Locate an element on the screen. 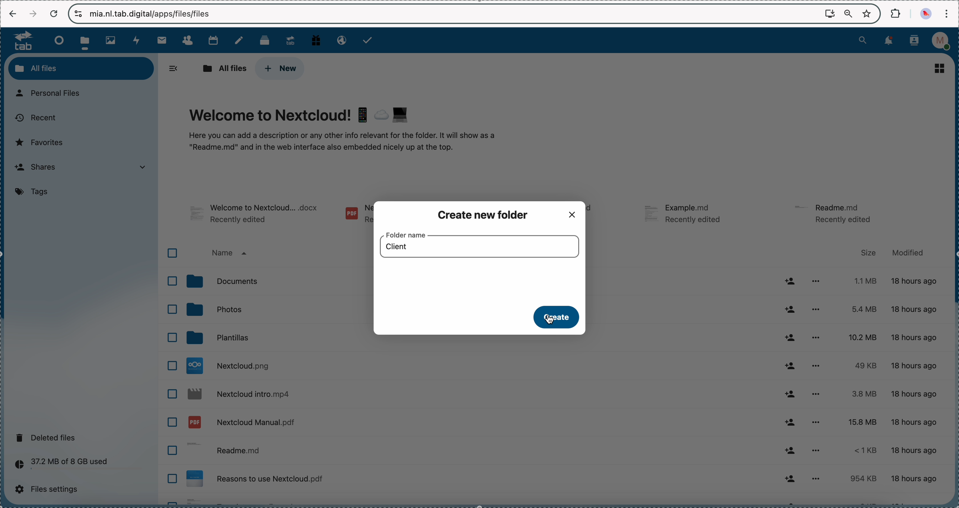 The width and height of the screenshot is (959, 508). tab is located at coordinates (20, 40).